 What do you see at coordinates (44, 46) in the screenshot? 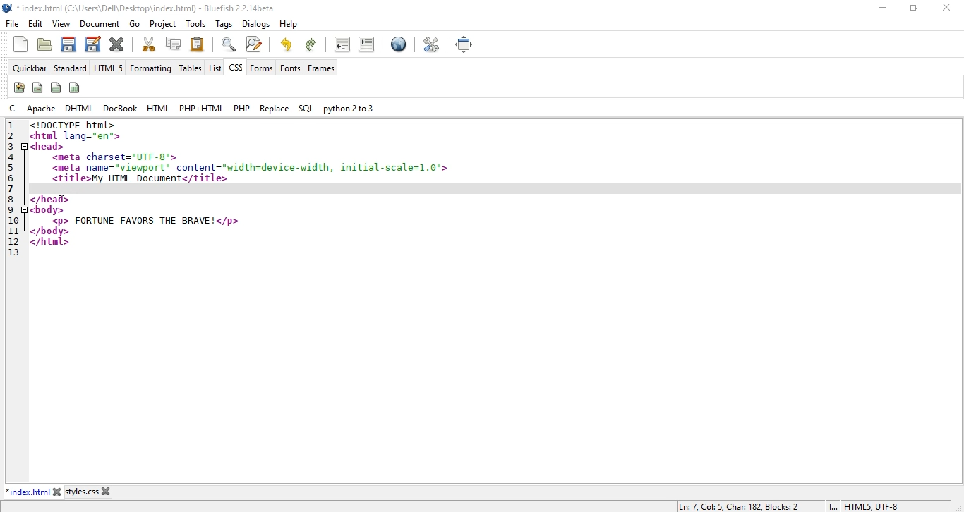
I see `open file` at bounding box center [44, 46].